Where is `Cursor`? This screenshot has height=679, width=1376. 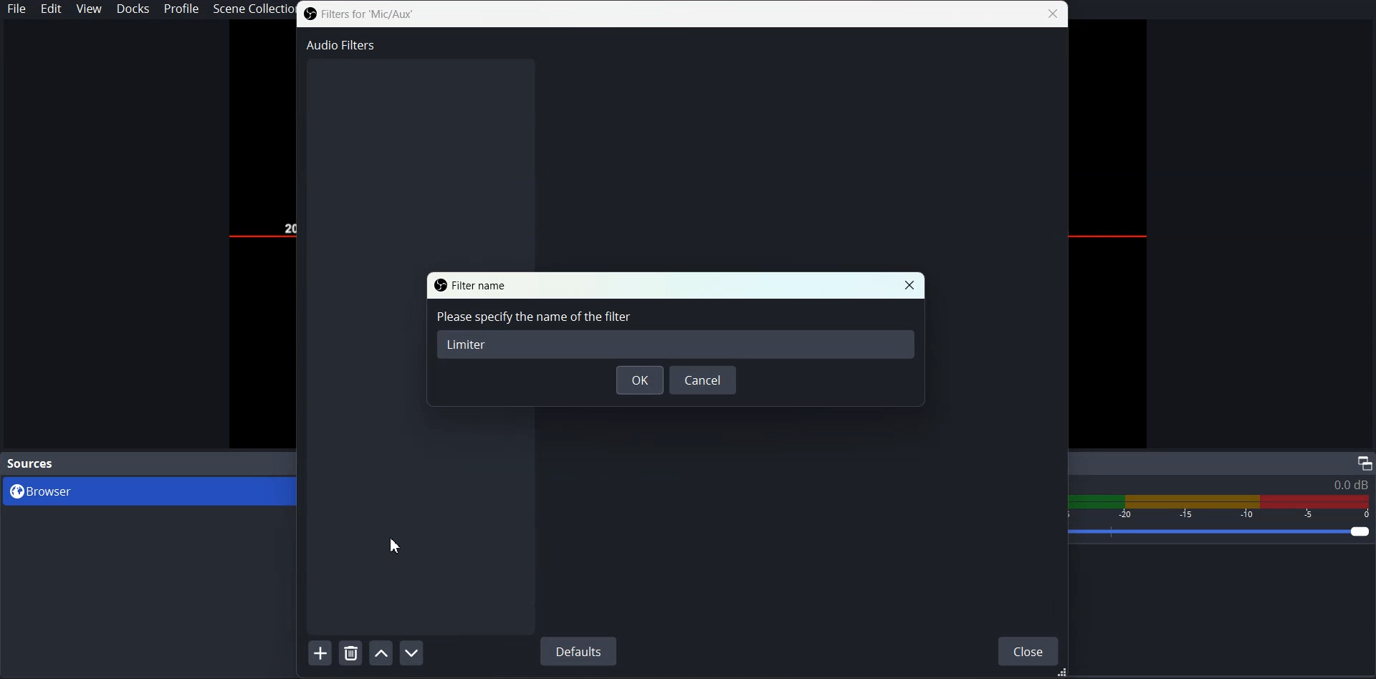
Cursor is located at coordinates (396, 545).